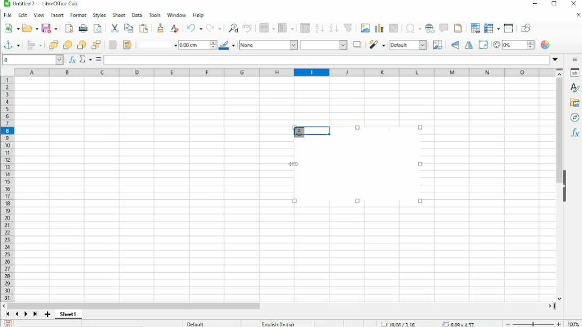 The width and height of the screenshot is (582, 327). I want to click on Clear direct formatting, so click(174, 28).